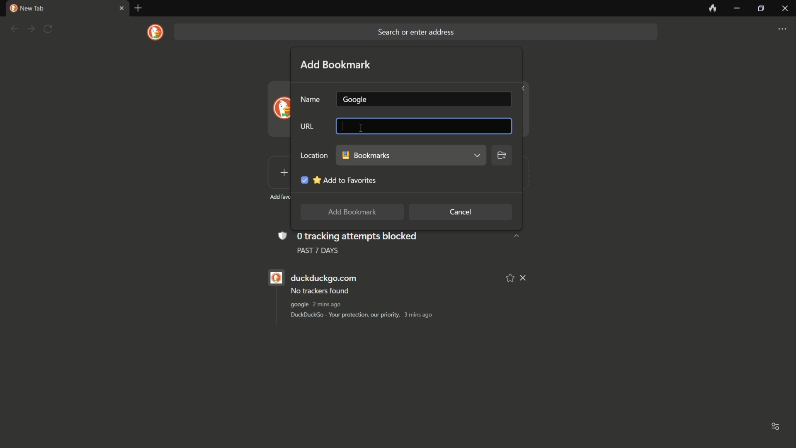 This screenshot has height=448, width=796. What do you see at coordinates (138, 8) in the screenshot?
I see `new tab` at bounding box center [138, 8].